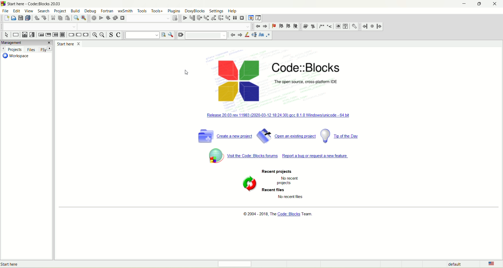  What do you see at coordinates (77, 18) in the screenshot?
I see `find` at bounding box center [77, 18].